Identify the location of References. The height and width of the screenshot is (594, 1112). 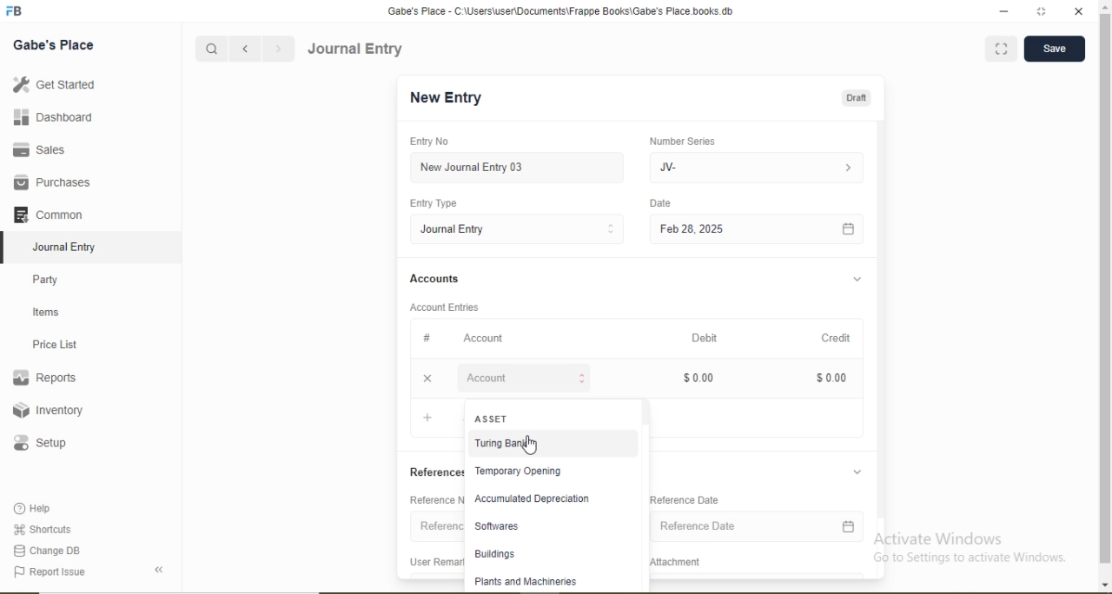
(435, 472).